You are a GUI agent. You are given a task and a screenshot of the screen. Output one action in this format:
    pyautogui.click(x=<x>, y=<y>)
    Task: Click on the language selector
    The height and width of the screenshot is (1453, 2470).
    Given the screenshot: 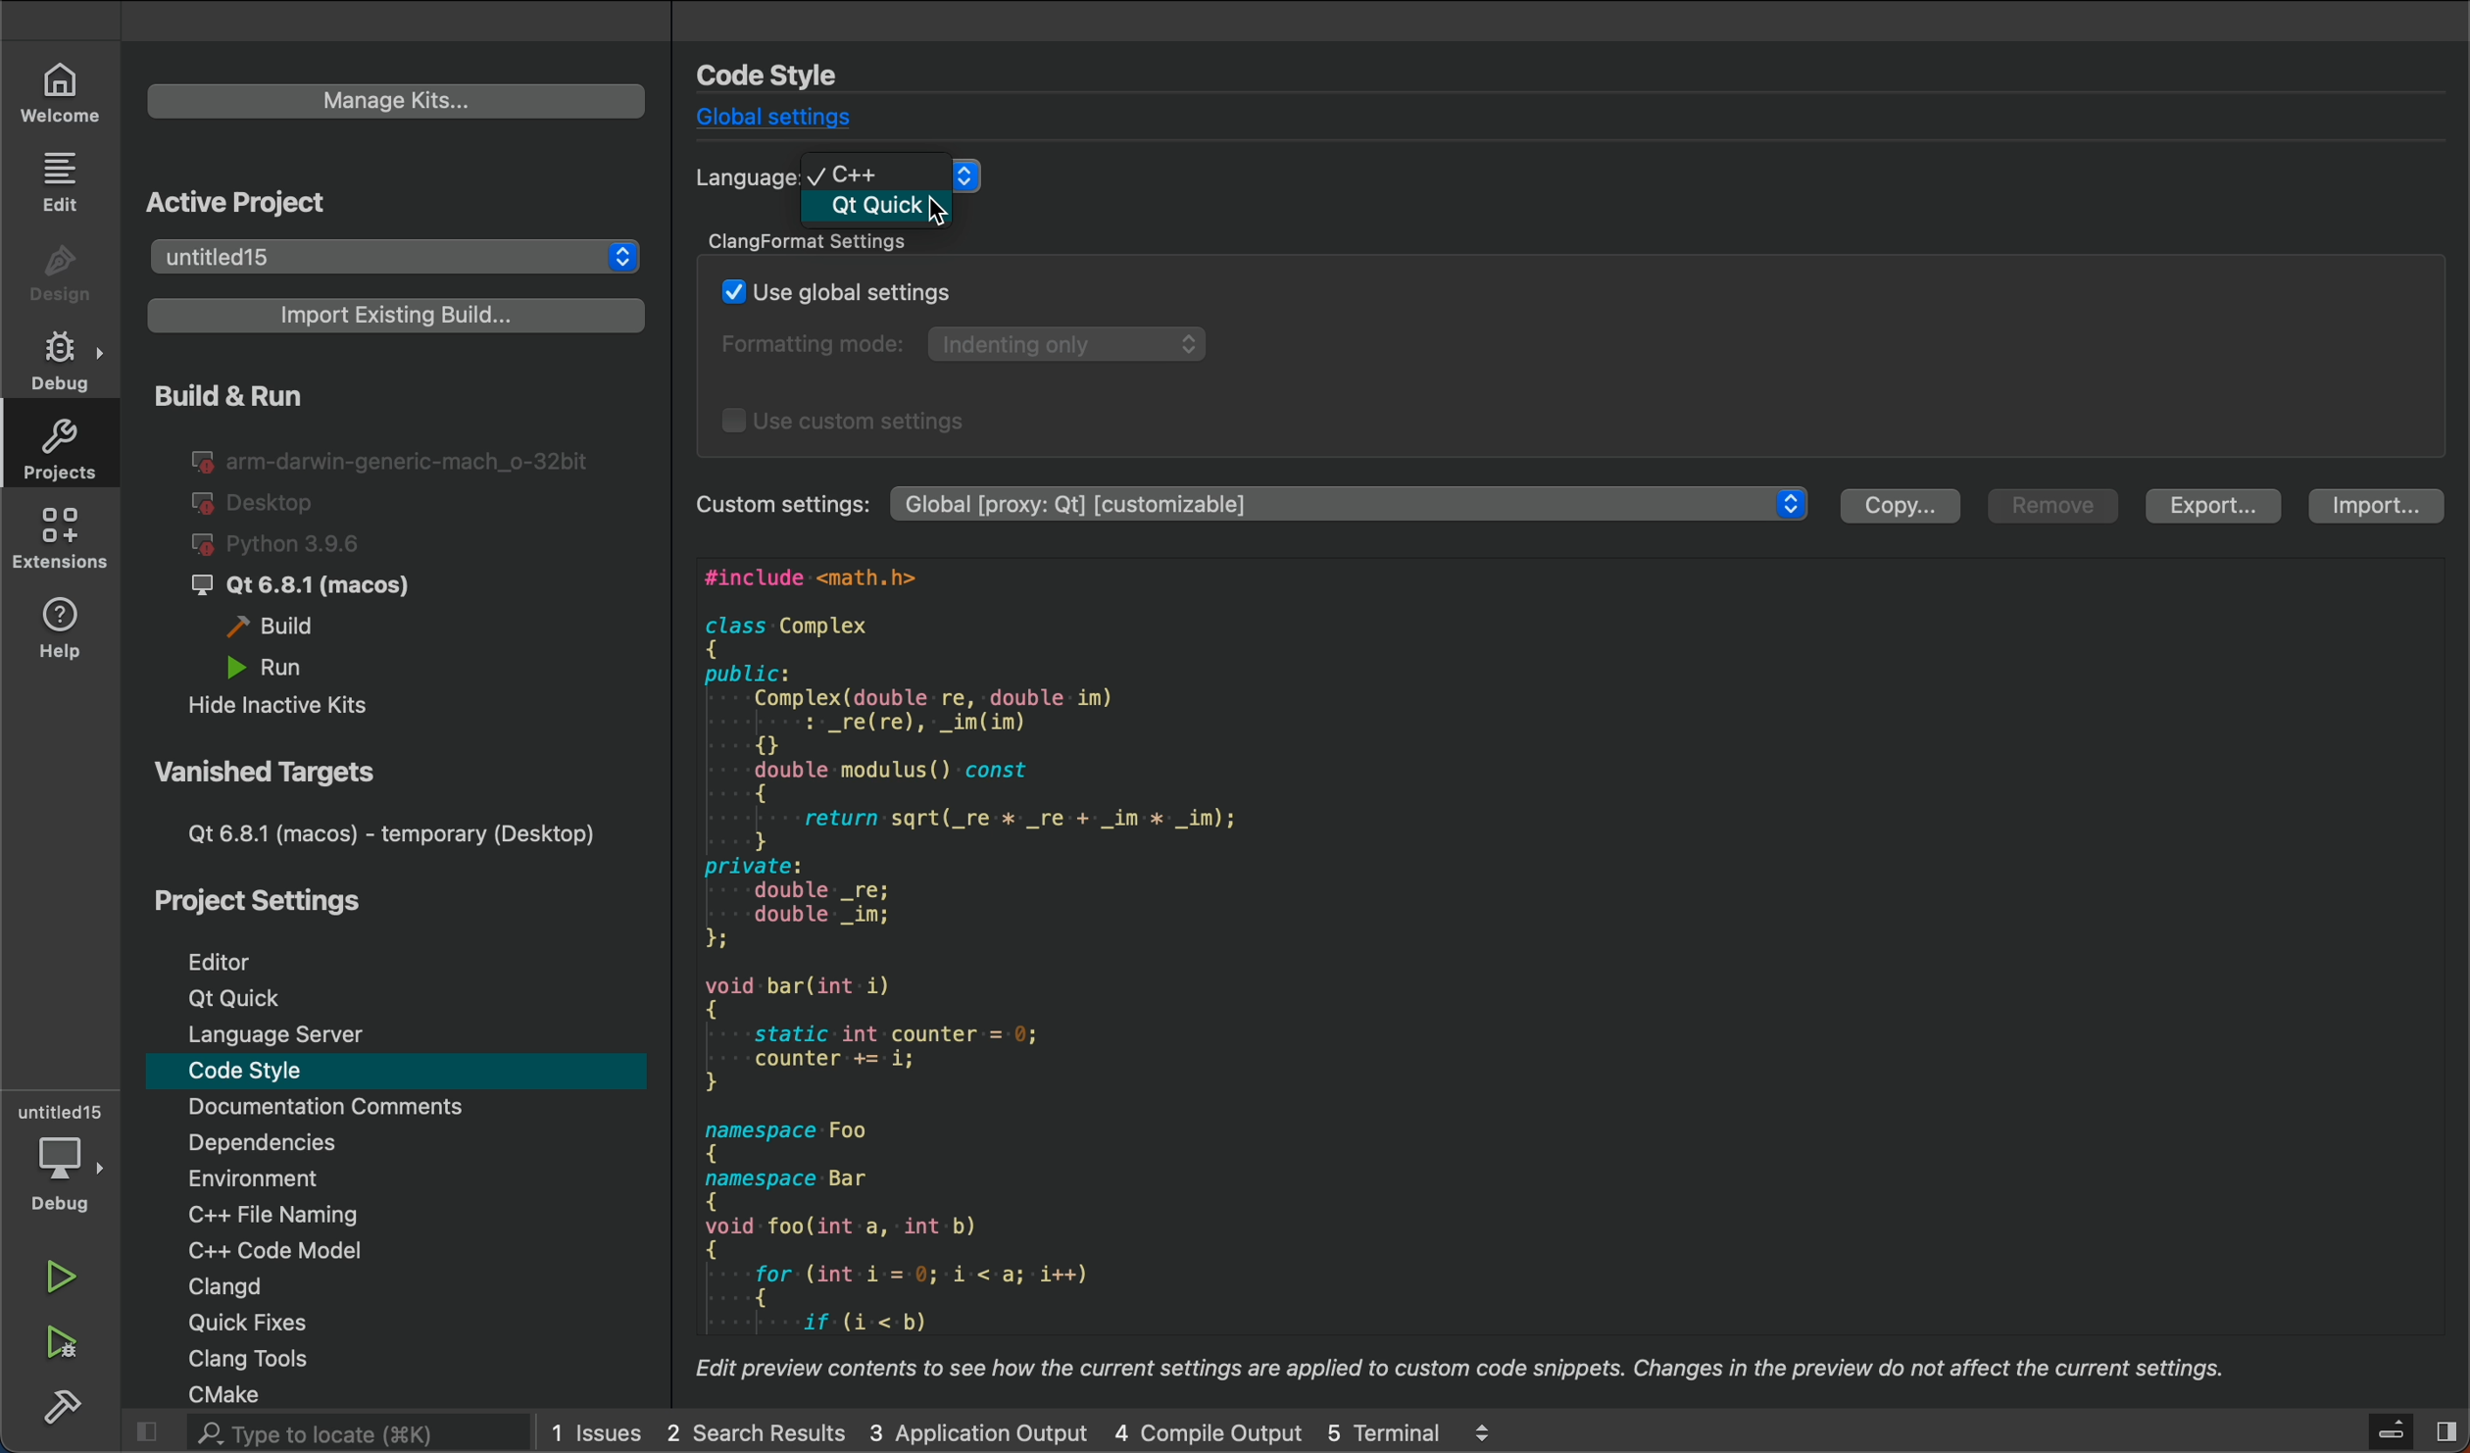 What is the action you would take?
    pyautogui.click(x=917, y=175)
    